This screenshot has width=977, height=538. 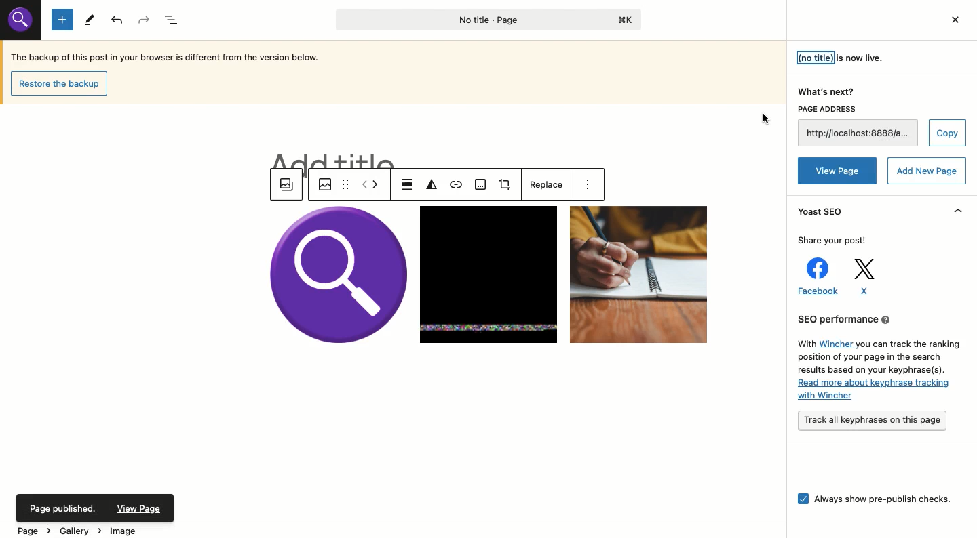 I want to click on Facebook, so click(x=817, y=276).